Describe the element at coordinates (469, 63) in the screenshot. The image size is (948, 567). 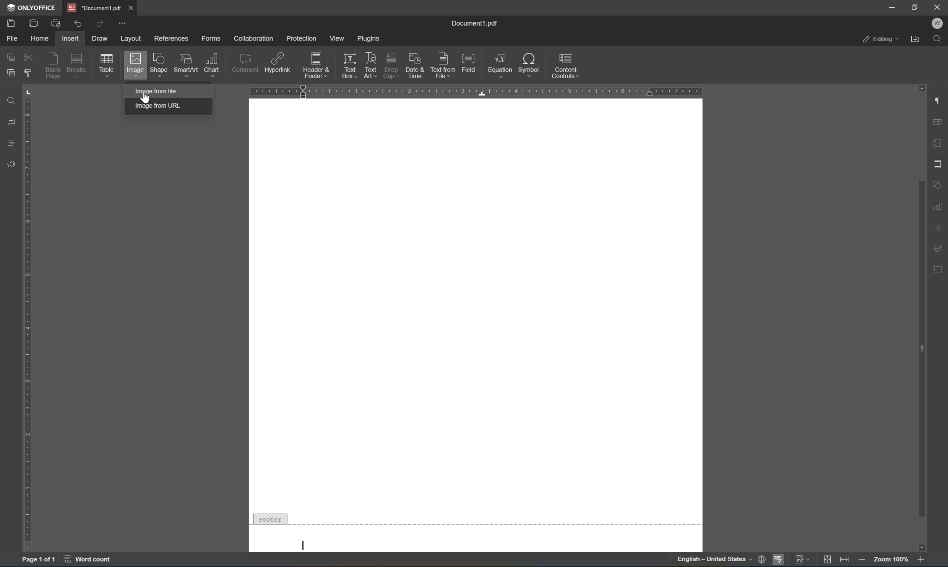
I see `field` at that location.